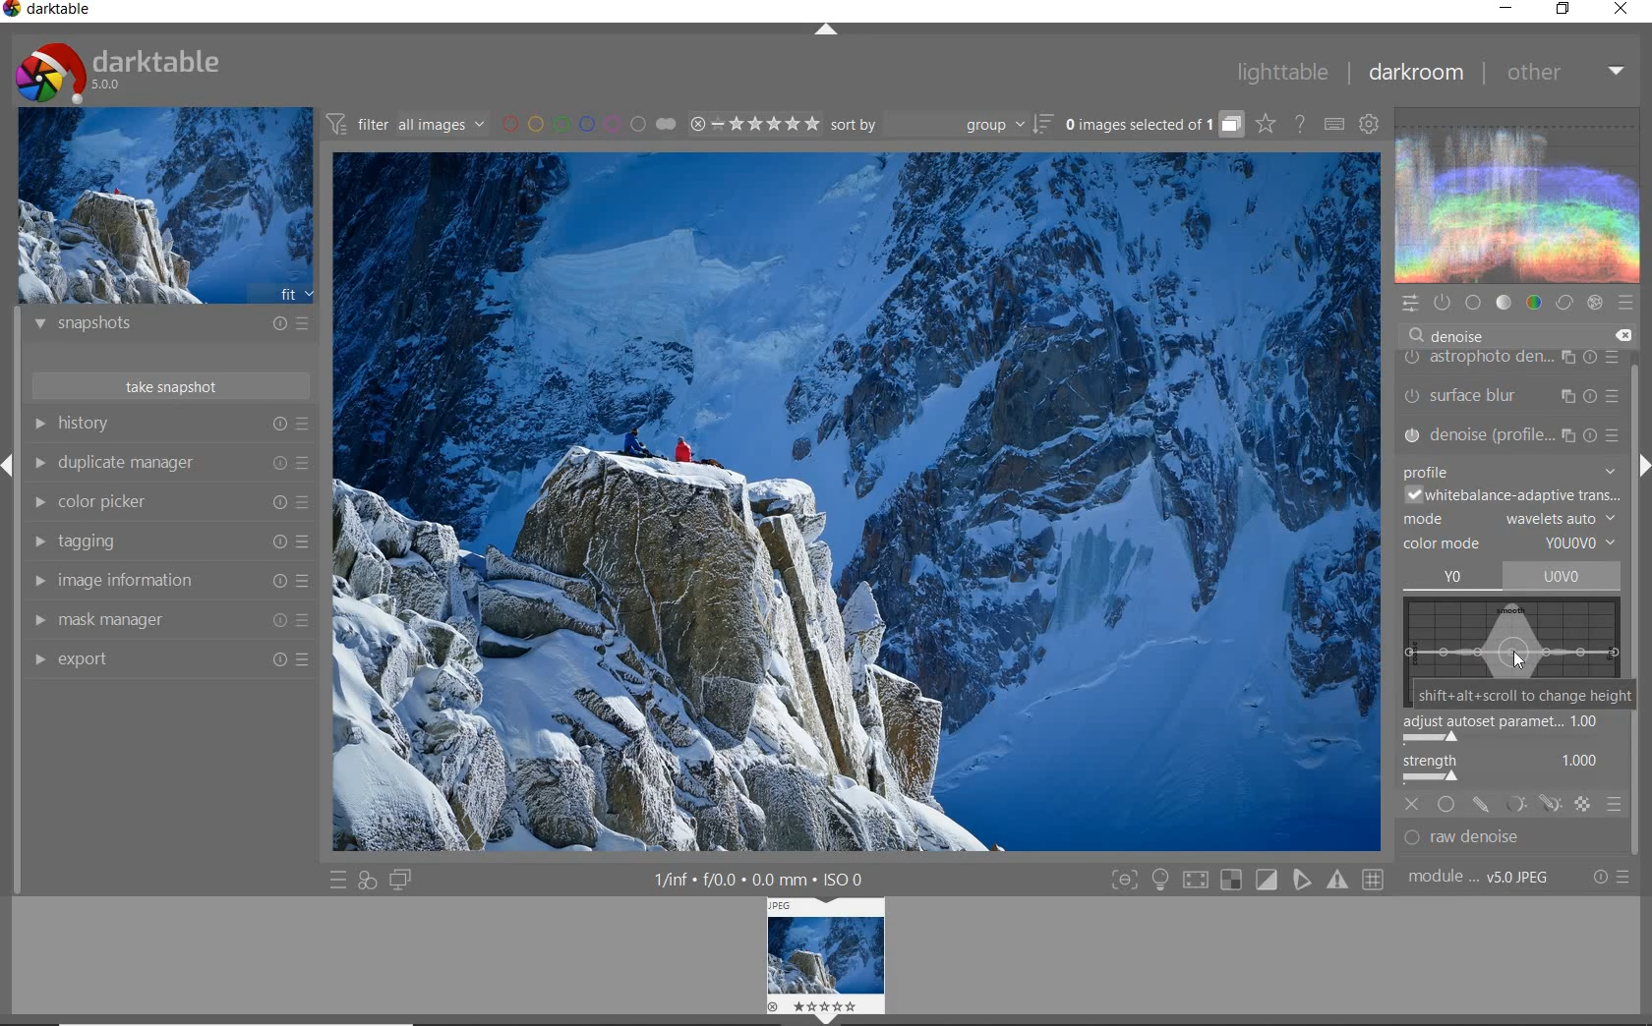 The height and width of the screenshot is (1026, 1652). What do you see at coordinates (828, 960) in the screenshot?
I see `IMAGE` at bounding box center [828, 960].